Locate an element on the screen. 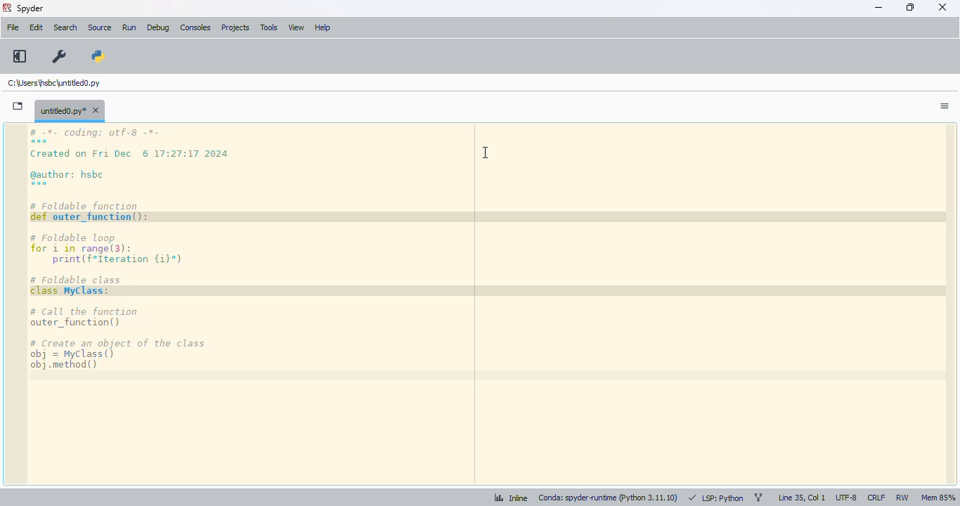 This screenshot has height=506, width=960. tools is located at coordinates (270, 27).